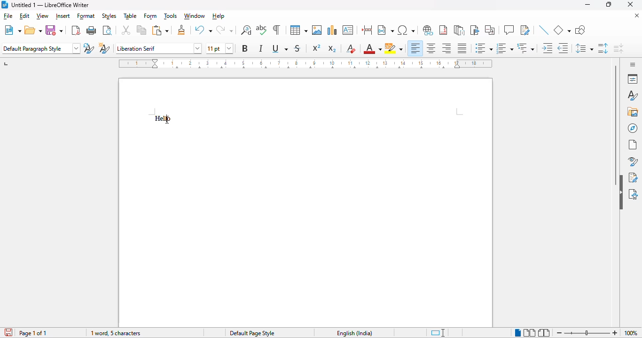  What do you see at coordinates (43, 16) in the screenshot?
I see `view` at bounding box center [43, 16].